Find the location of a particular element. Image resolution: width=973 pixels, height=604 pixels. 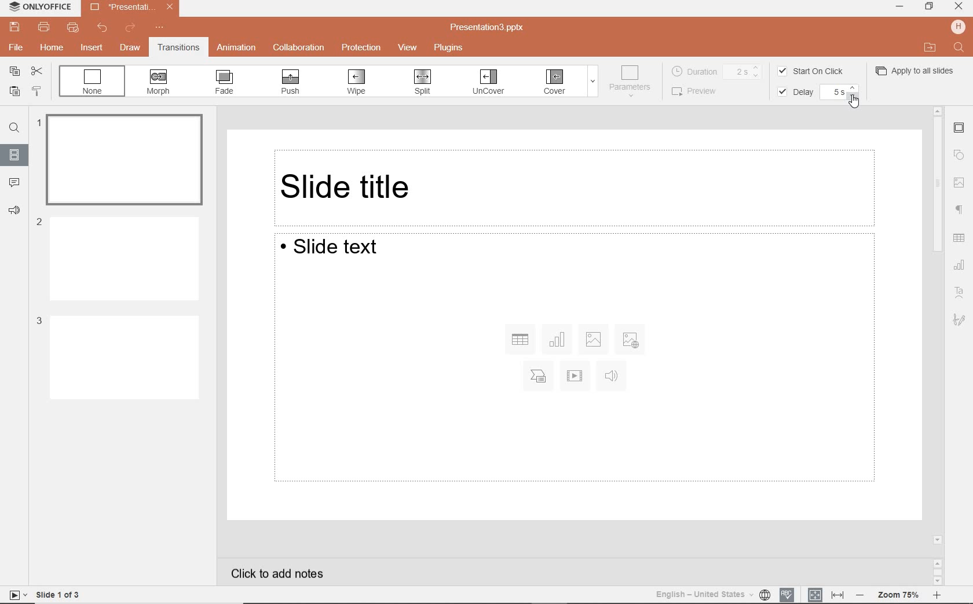

NONE is located at coordinates (92, 81).